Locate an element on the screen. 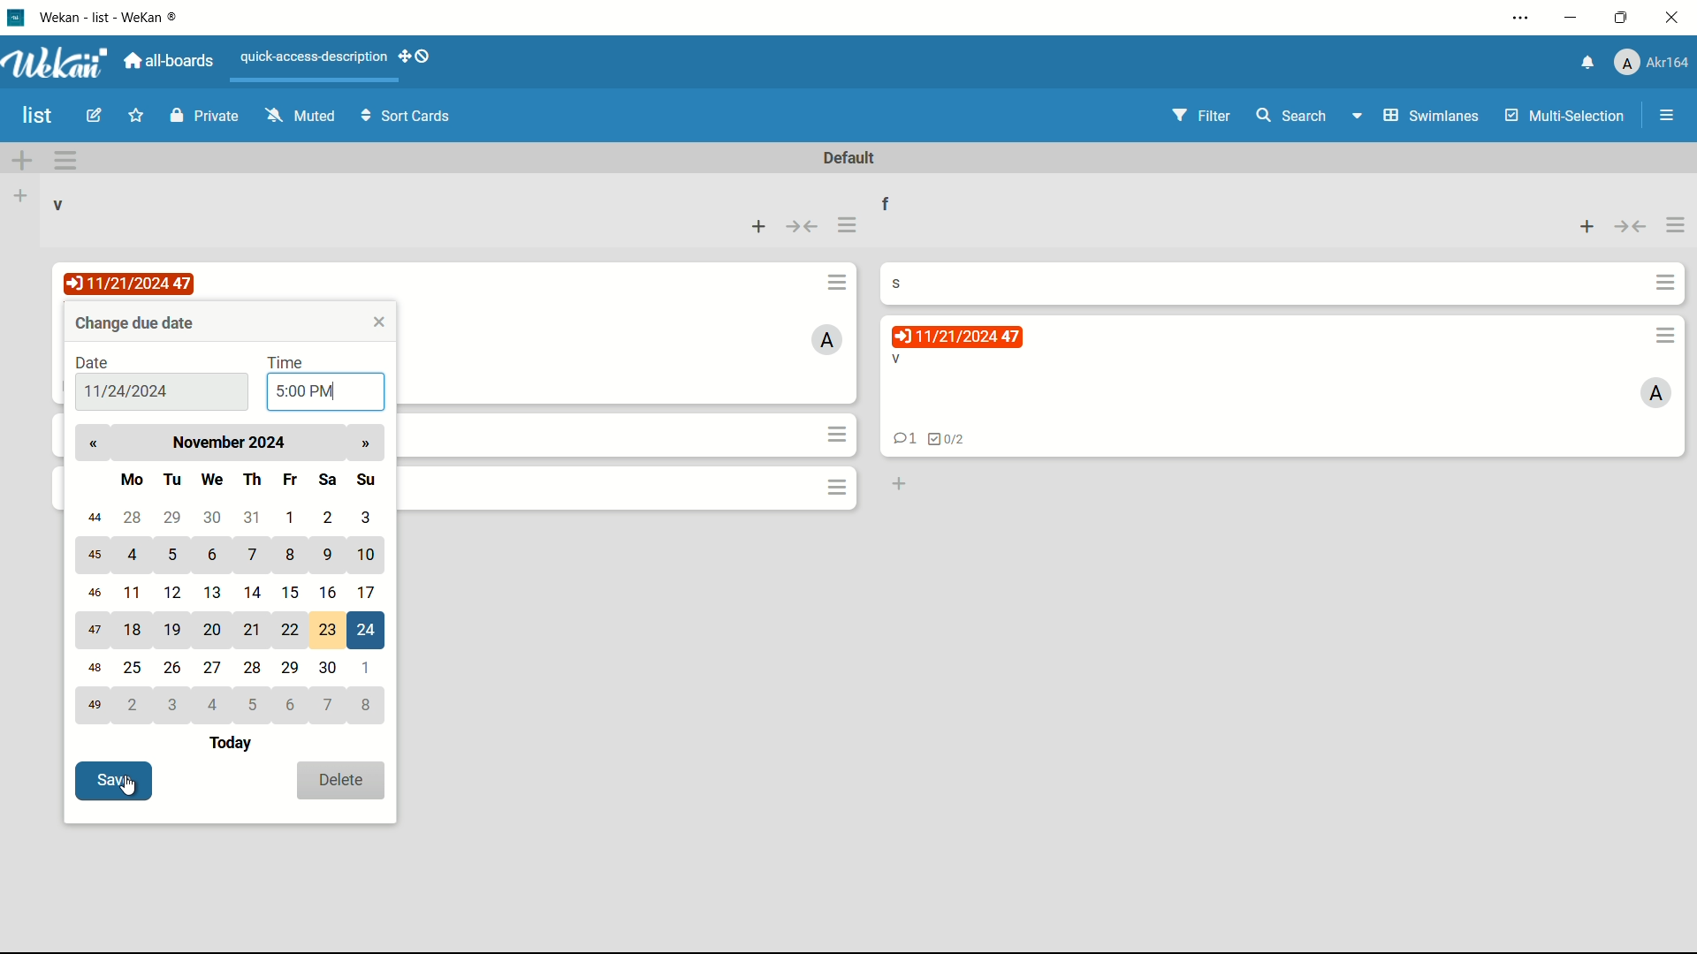 The height and width of the screenshot is (954, 1697). add card to top of list is located at coordinates (1585, 229).